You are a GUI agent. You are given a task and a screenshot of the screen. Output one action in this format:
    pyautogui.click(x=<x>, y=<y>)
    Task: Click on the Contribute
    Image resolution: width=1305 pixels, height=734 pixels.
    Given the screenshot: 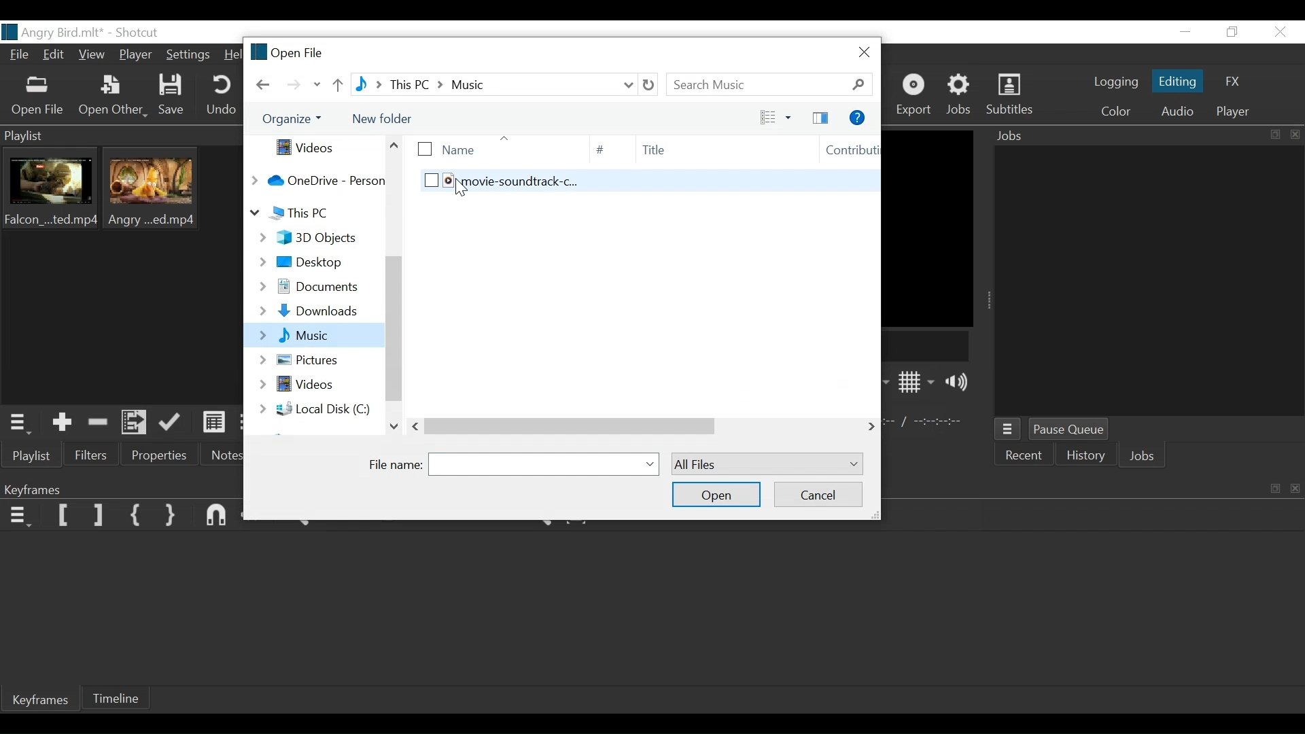 What is the action you would take?
    pyautogui.click(x=841, y=151)
    